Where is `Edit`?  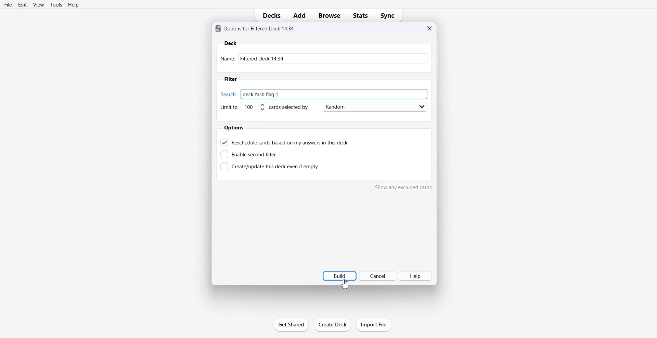
Edit is located at coordinates (22, 4).